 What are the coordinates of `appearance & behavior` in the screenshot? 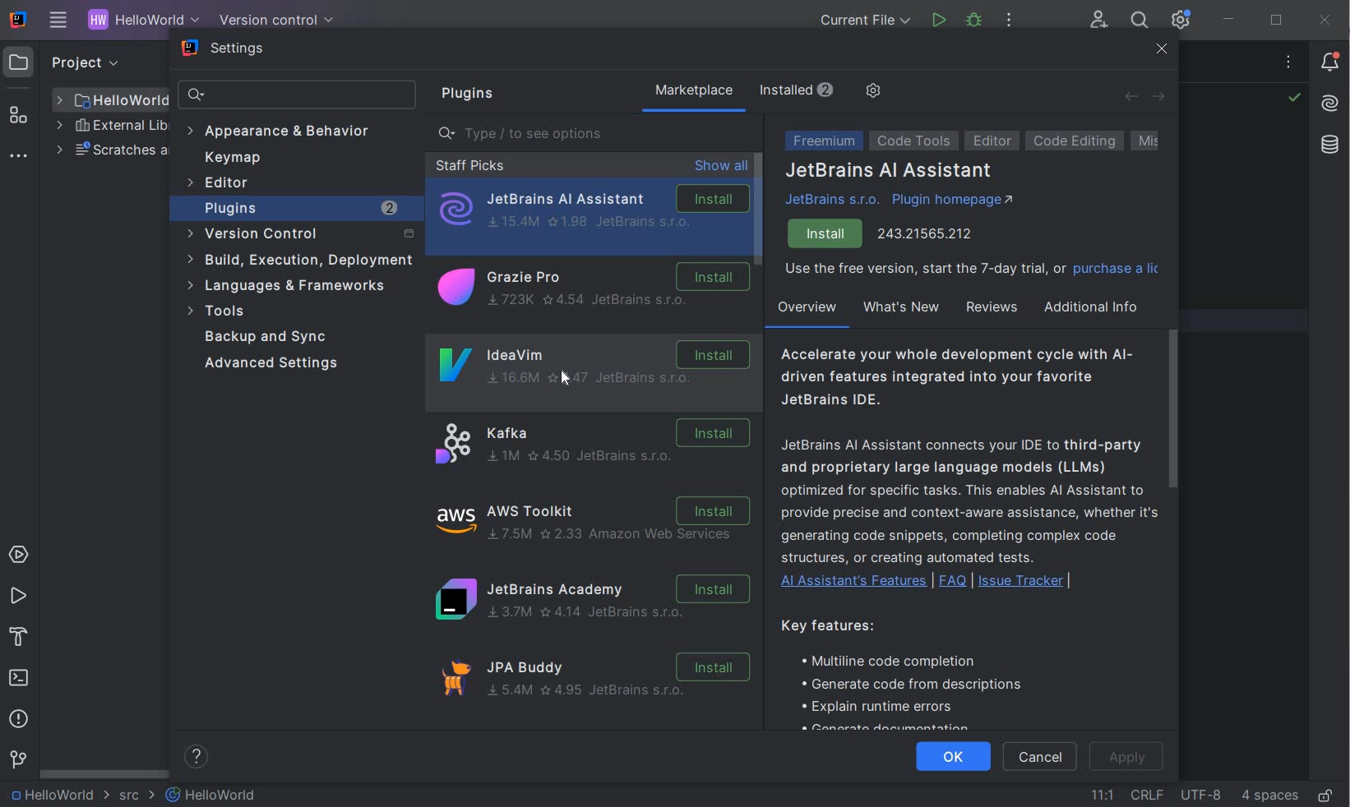 It's located at (286, 131).